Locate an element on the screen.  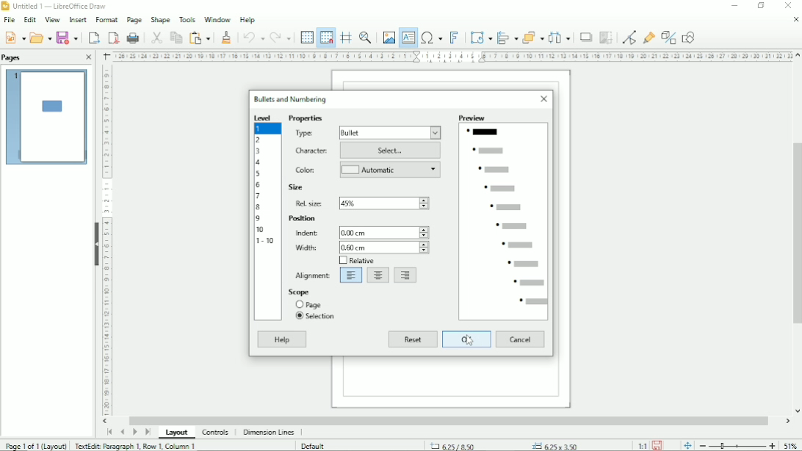
center alignment is located at coordinates (378, 275).